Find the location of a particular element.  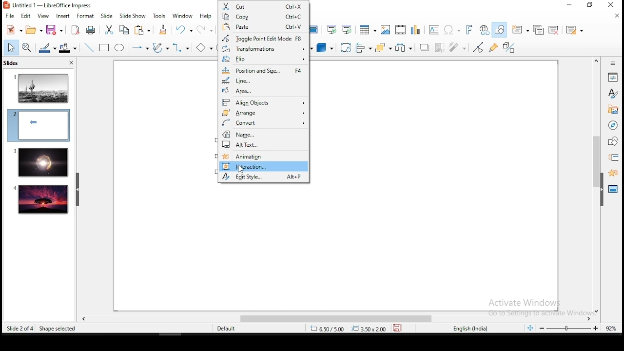

mouse pointer is located at coordinates (240, 170).